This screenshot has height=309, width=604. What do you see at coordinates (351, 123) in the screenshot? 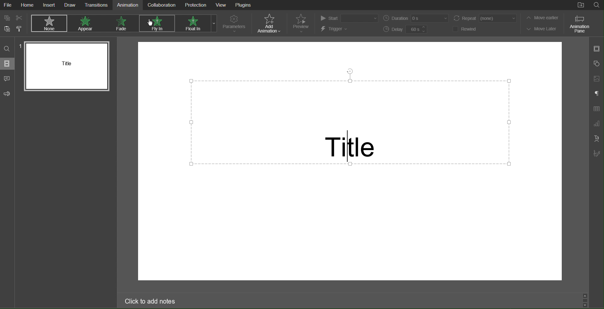
I see `Title (selected)` at bounding box center [351, 123].